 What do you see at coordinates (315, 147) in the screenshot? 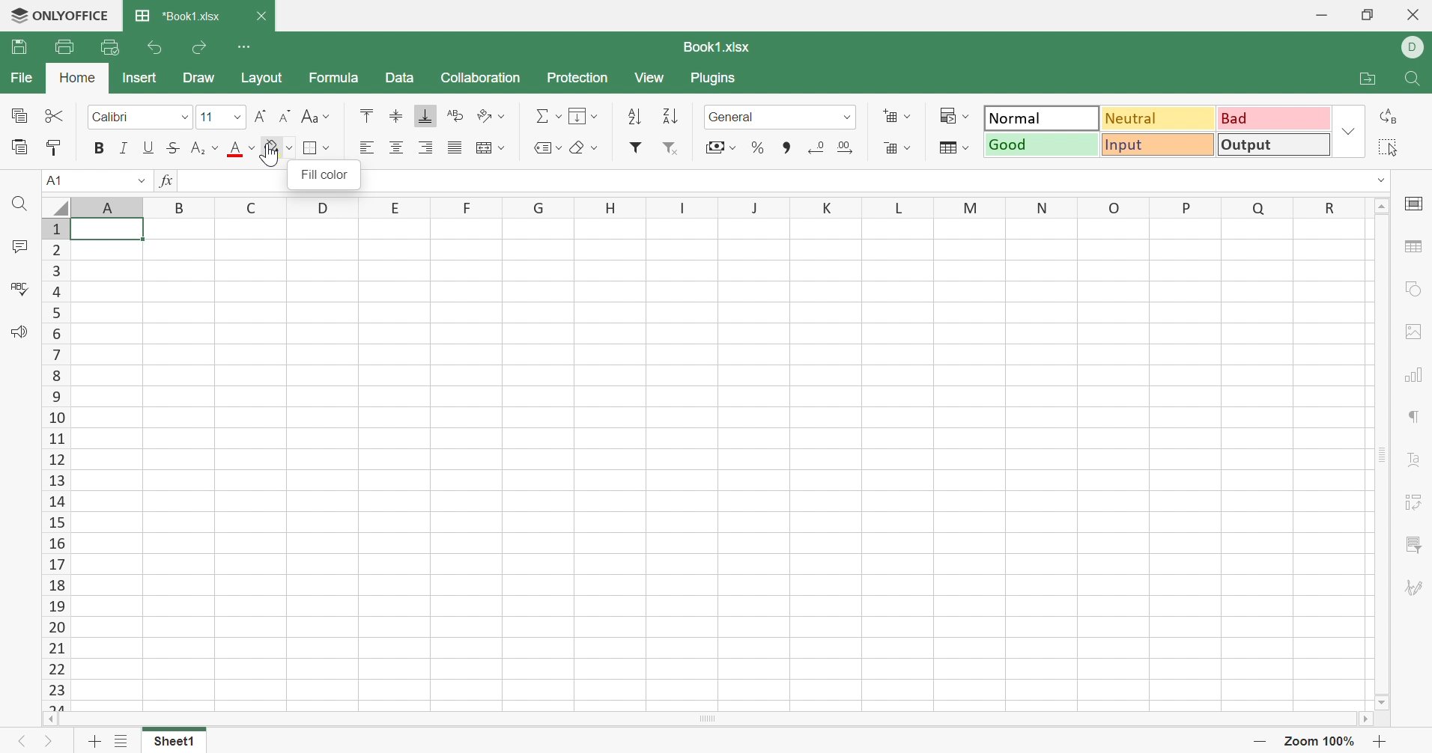
I see `Borders` at bounding box center [315, 147].